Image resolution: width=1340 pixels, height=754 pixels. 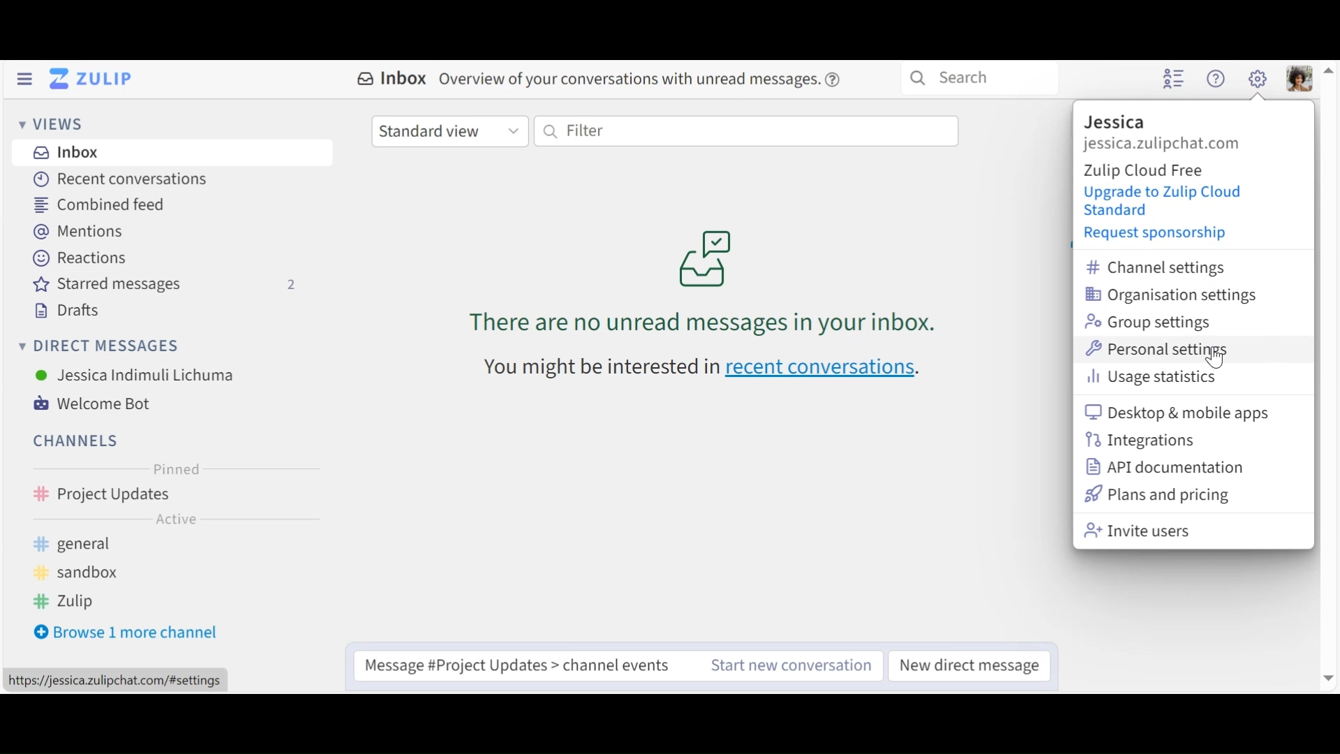 What do you see at coordinates (83, 572) in the screenshot?
I see `sandbox` at bounding box center [83, 572].